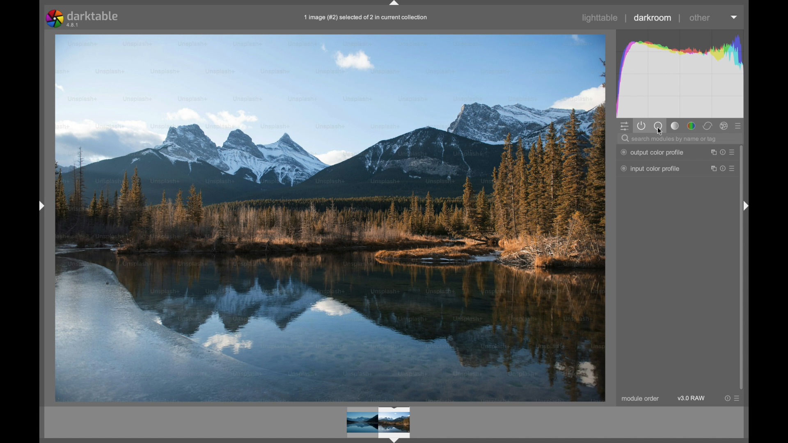  What do you see at coordinates (658, 126) in the screenshot?
I see `base` at bounding box center [658, 126].